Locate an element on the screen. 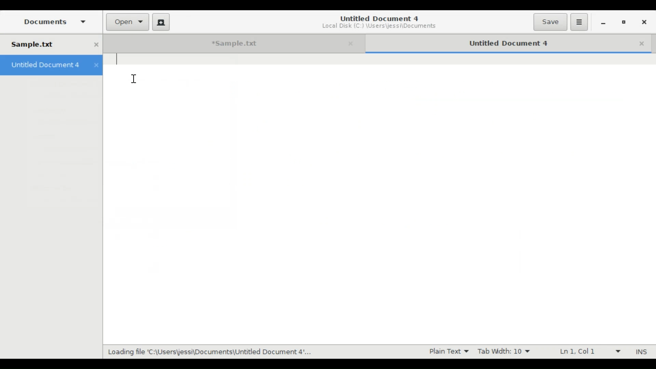  Save is located at coordinates (550, 22).